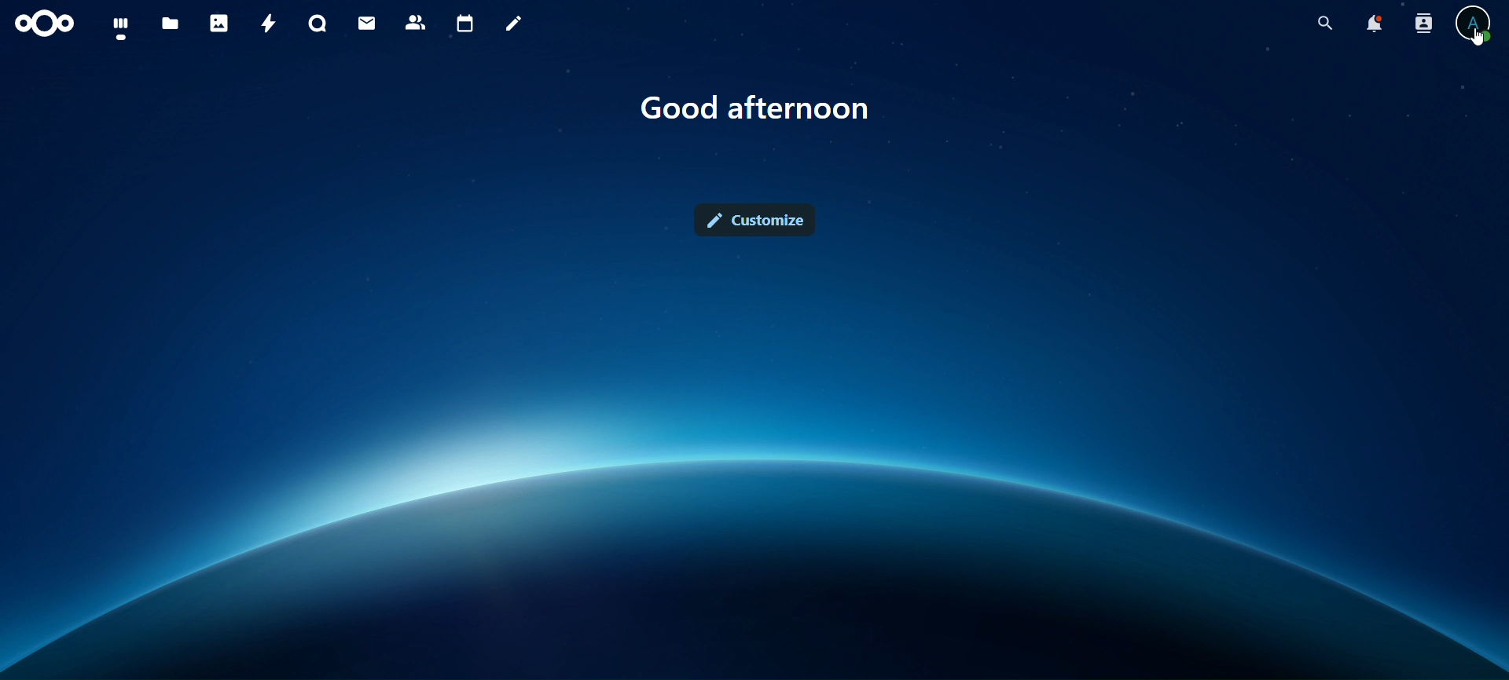 This screenshot has width=1509, height=680. Describe the element at coordinates (320, 24) in the screenshot. I see `talk` at that location.